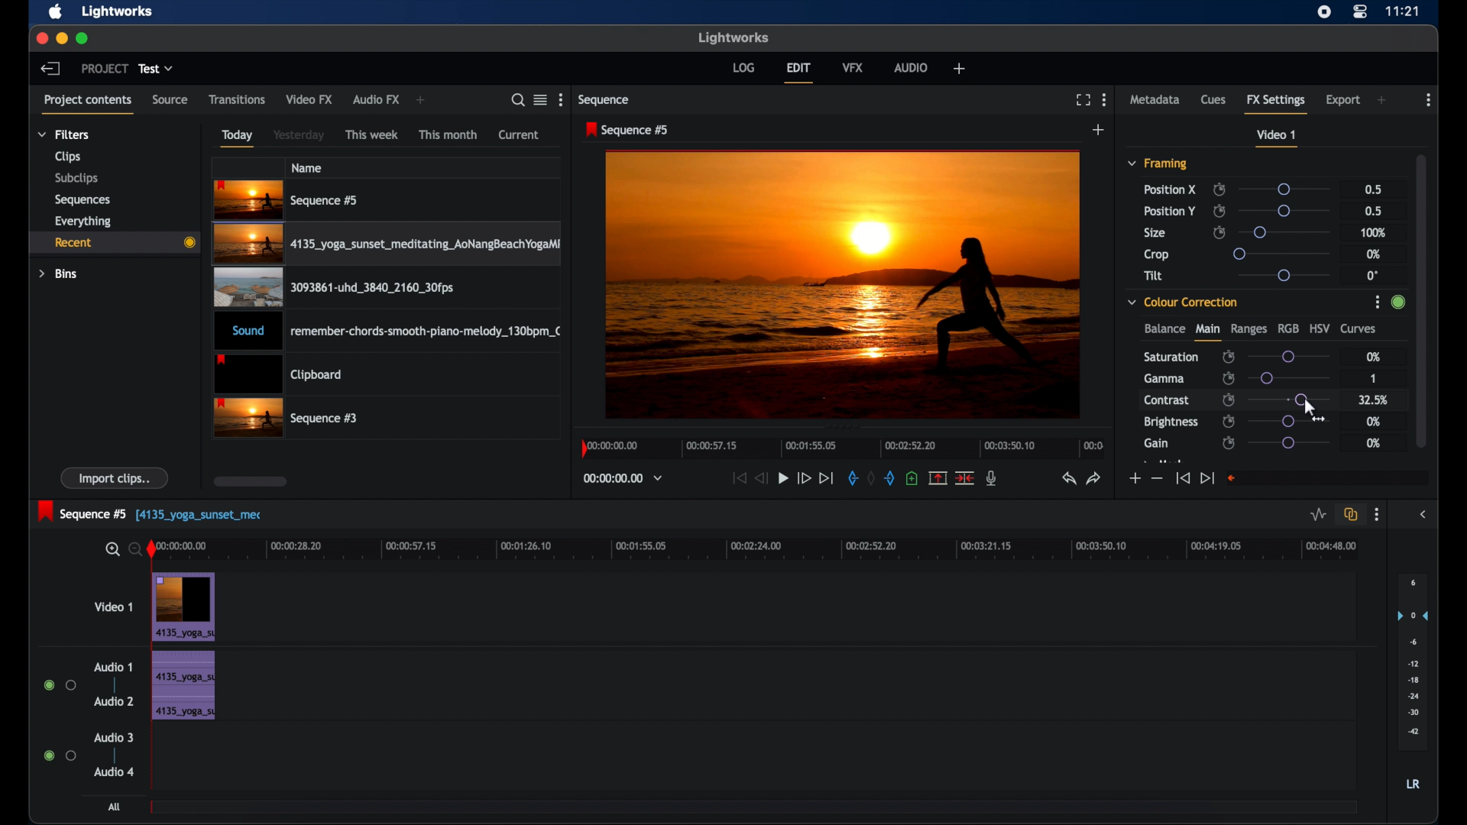 The width and height of the screenshot is (1467, 825). Describe the element at coordinates (1359, 329) in the screenshot. I see `curves` at that location.